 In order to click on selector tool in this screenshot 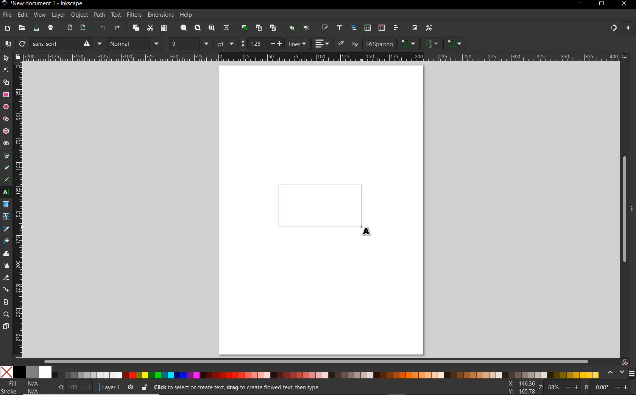, I will do `click(6, 58)`.